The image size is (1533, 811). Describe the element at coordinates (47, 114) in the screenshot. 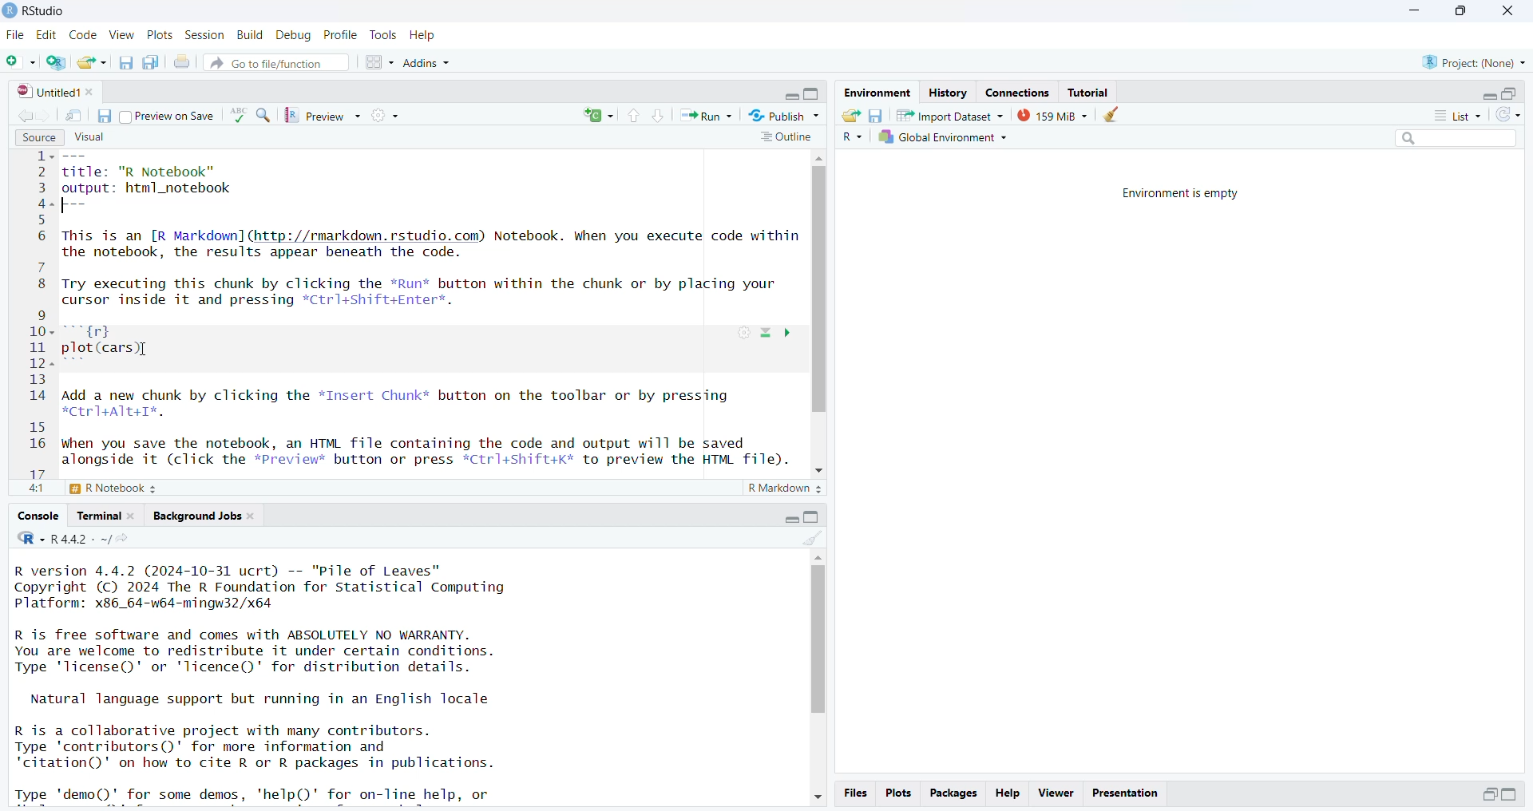

I see `go forward` at that location.